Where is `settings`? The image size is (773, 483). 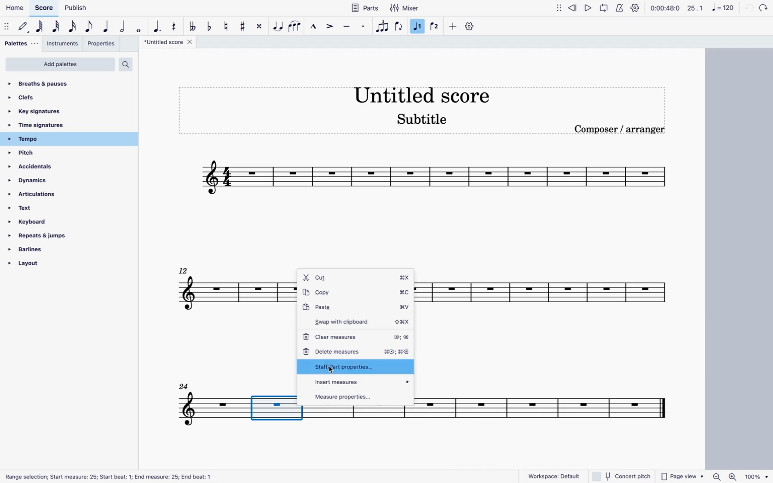 settings is located at coordinates (472, 28).